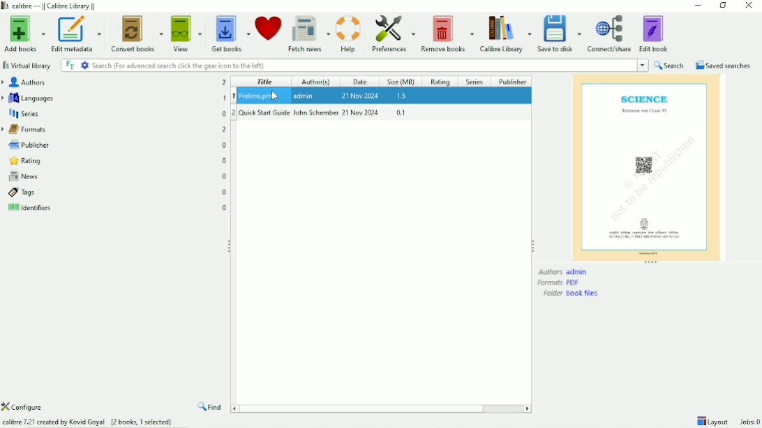 Image resolution: width=762 pixels, height=428 pixels. What do you see at coordinates (447, 33) in the screenshot?
I see `Remove books` at bounding box center [447, 33].